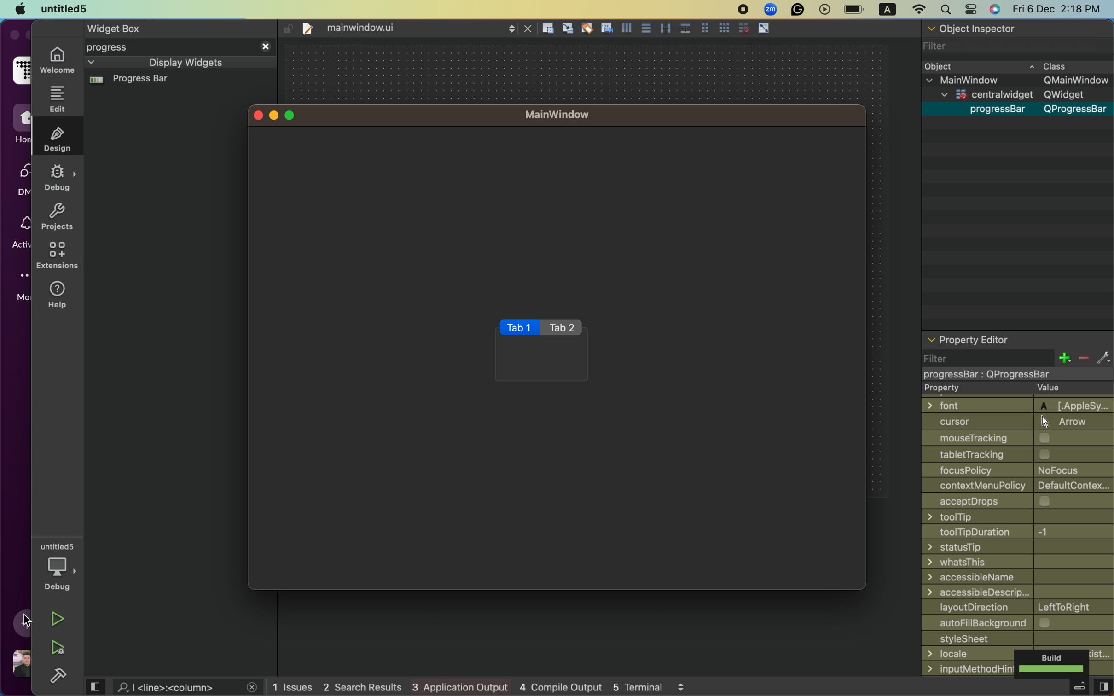 The width and height of the screenshot is (1114, 696). I want to click on G, so click(796, 10).